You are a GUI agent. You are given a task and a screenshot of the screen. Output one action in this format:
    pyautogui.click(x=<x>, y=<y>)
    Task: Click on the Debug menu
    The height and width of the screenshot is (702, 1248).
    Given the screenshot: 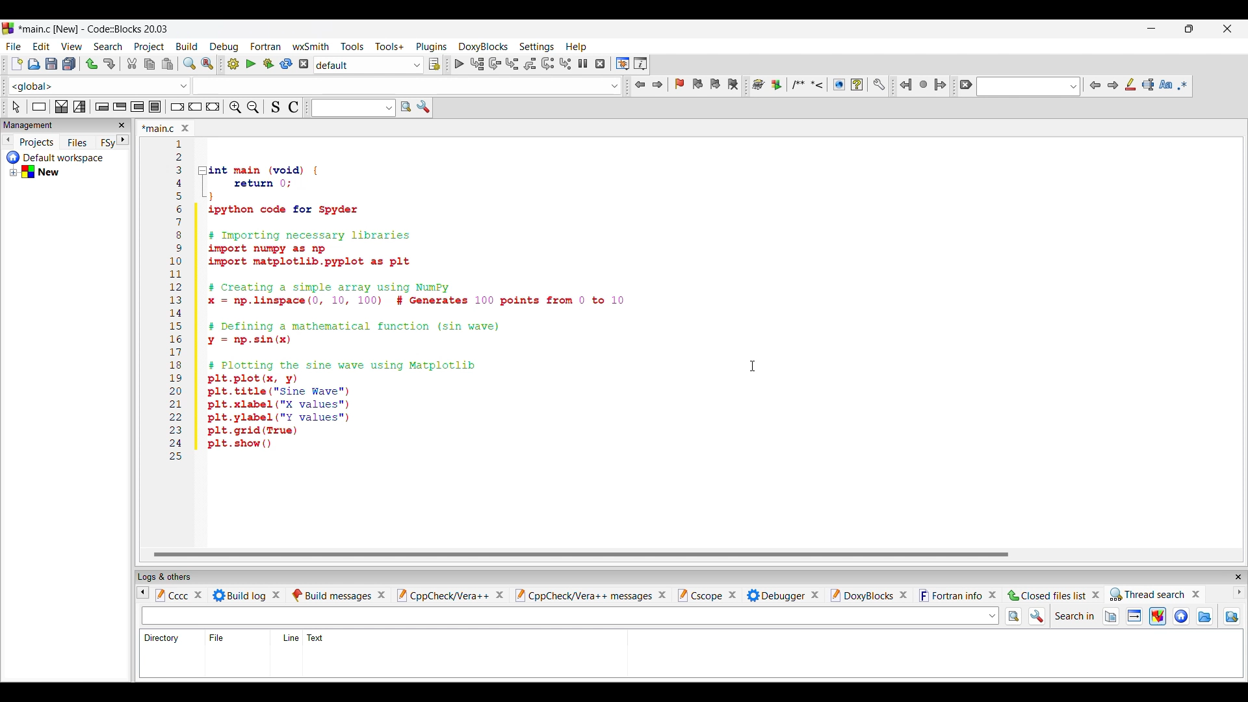 What is the action you would take?
    pyautogui.click(x=224, y=47)
    